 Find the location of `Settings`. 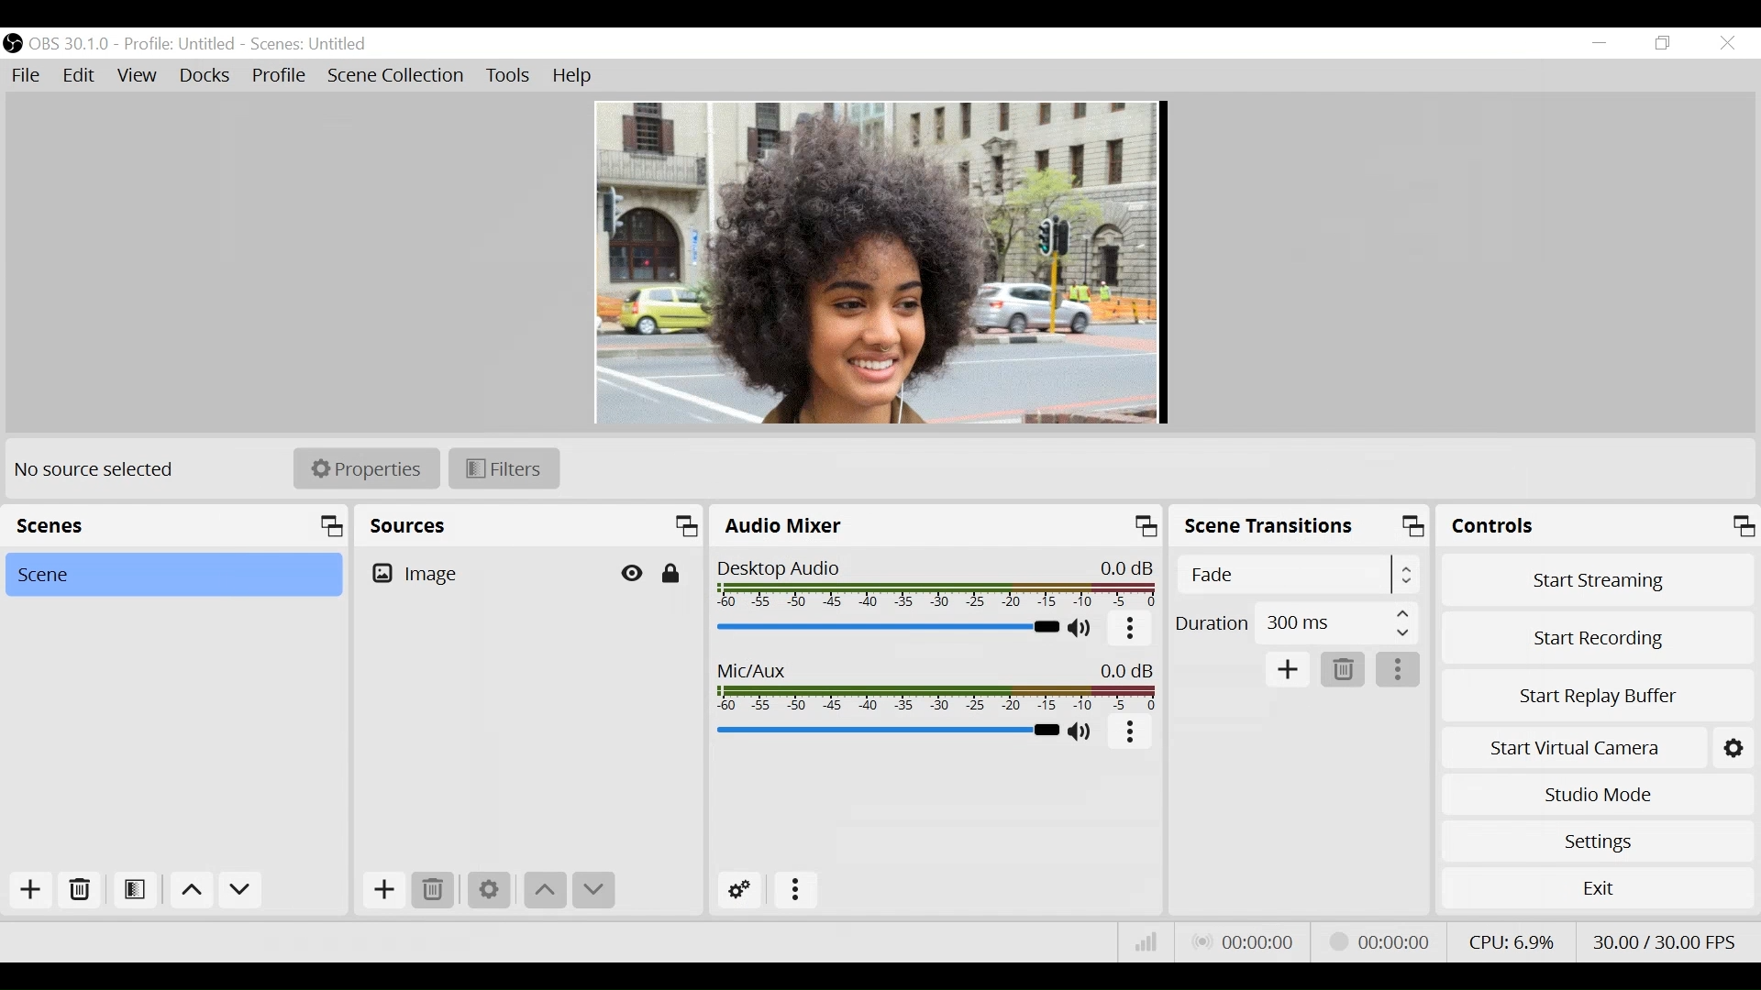

Settings is located at coordinates (487, 890).